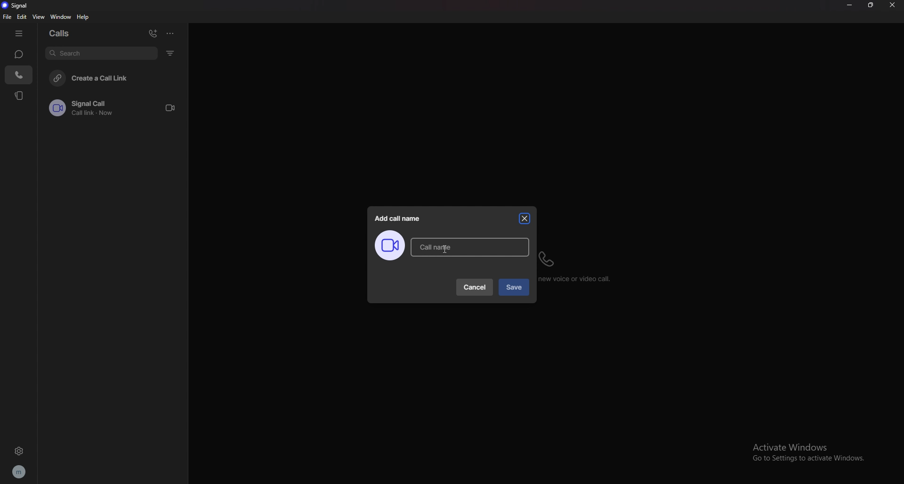  I want to click on save, so click(513, 288).